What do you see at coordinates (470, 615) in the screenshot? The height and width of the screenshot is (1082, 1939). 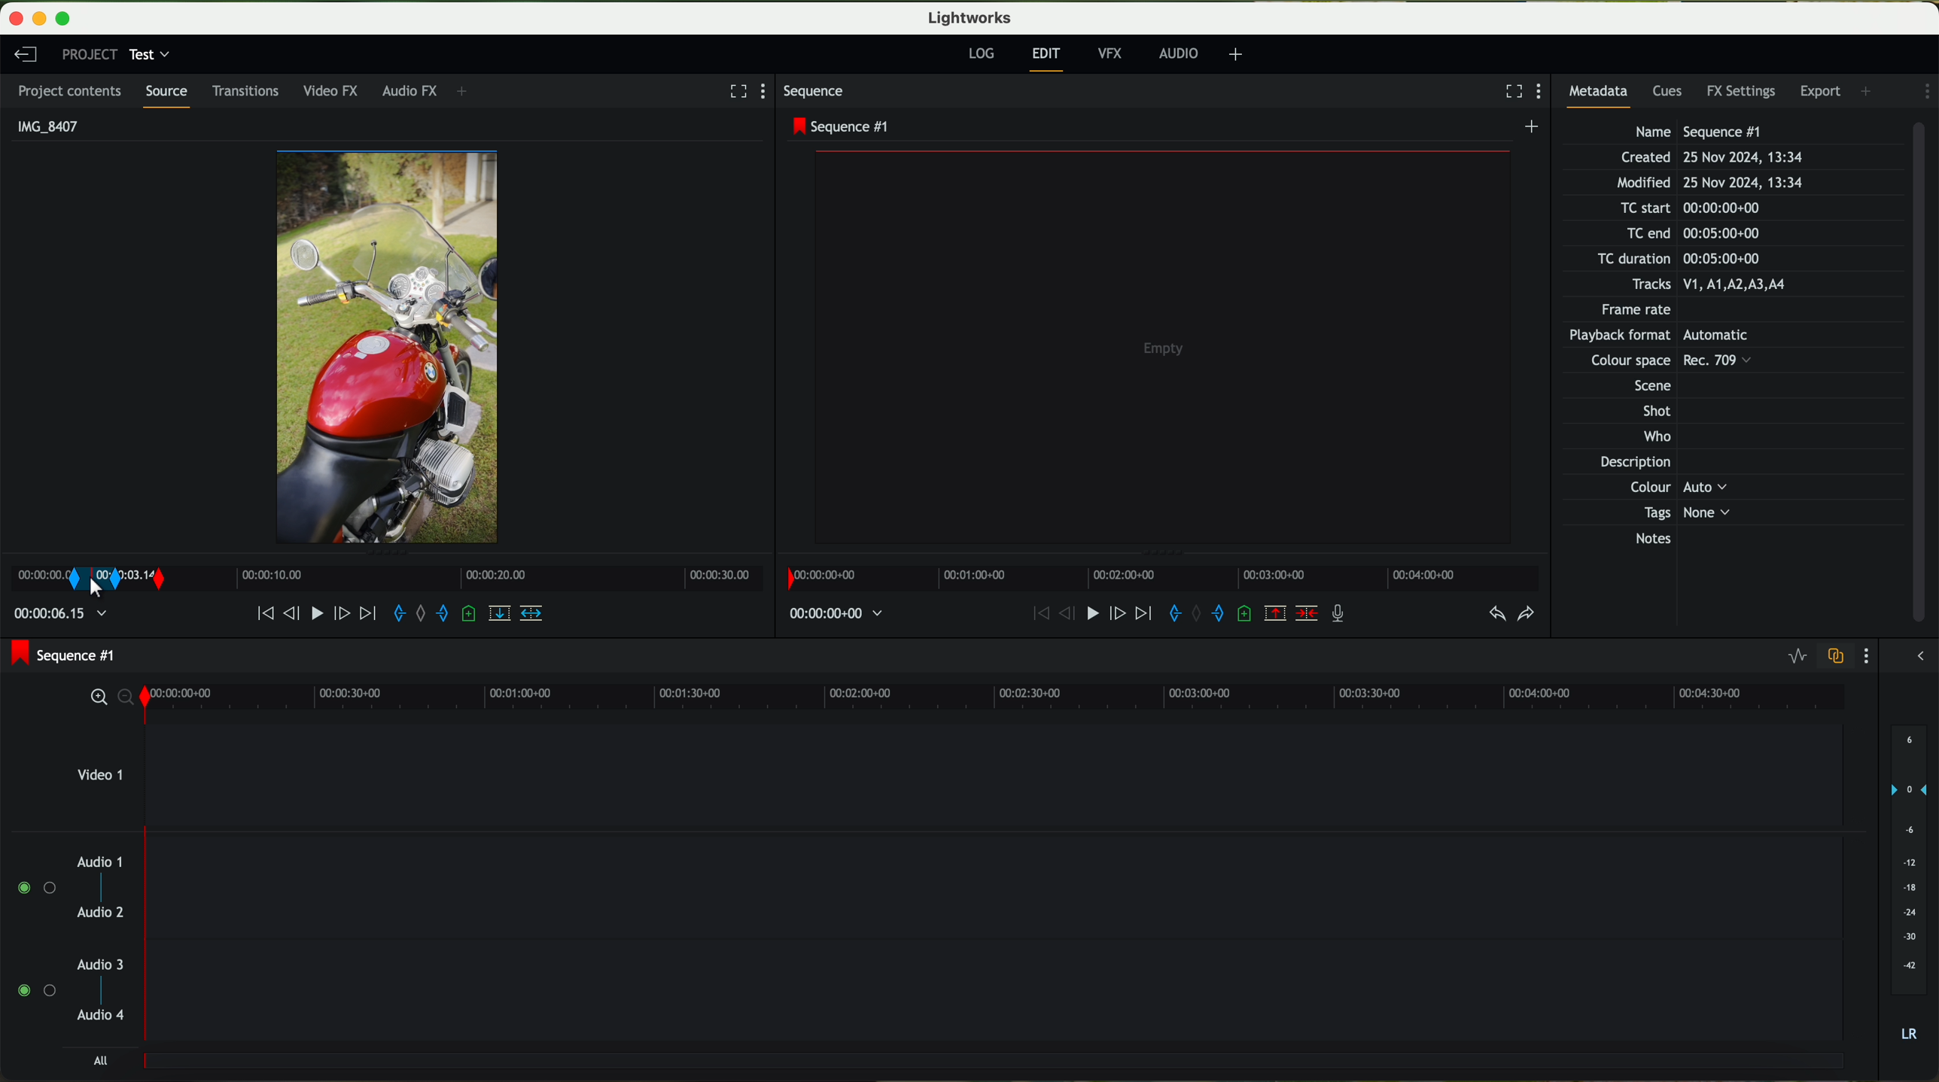 I see `add a cue at the current position` at bounding box center [470, 615].